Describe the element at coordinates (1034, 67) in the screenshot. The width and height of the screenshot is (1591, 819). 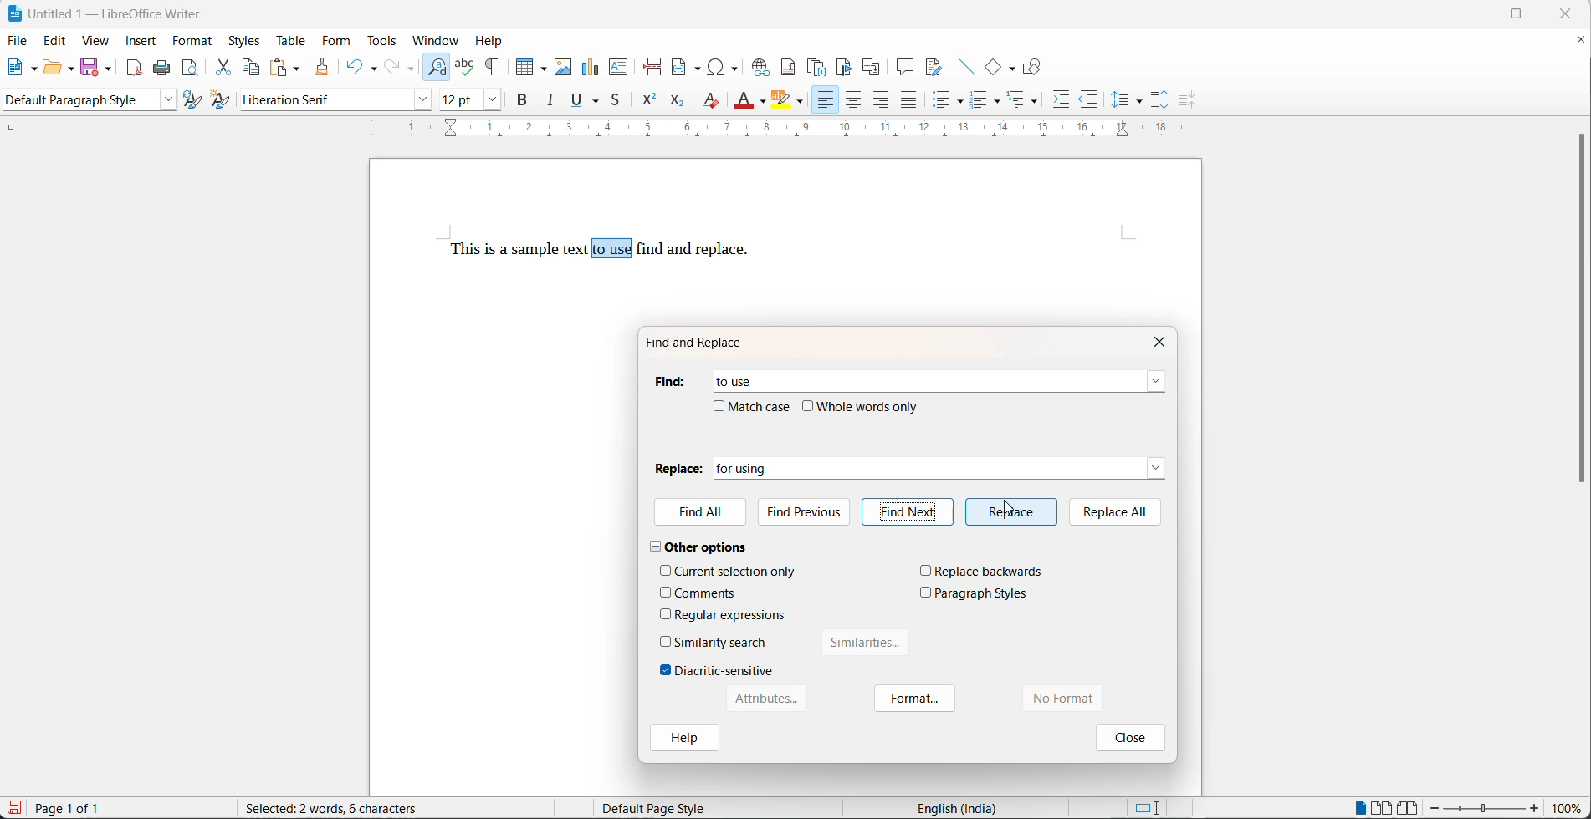
I see `show draw functions` at that location.